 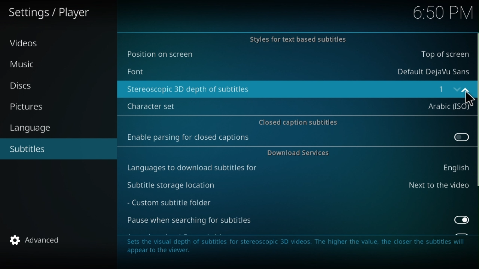 What do you see at coordinates (297, 139) in the screenshot?
I see `Enable parsing for closed captions` at bounding box center [297, 139].